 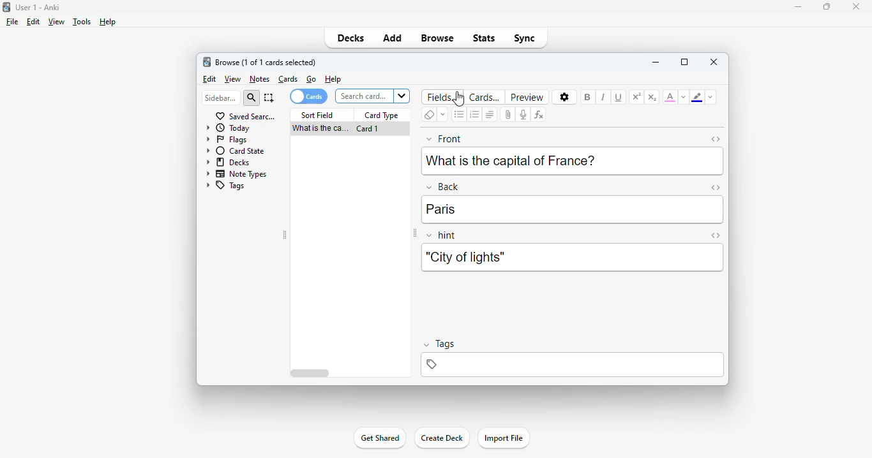 I want to click on stats, so click(x=485, y=38).